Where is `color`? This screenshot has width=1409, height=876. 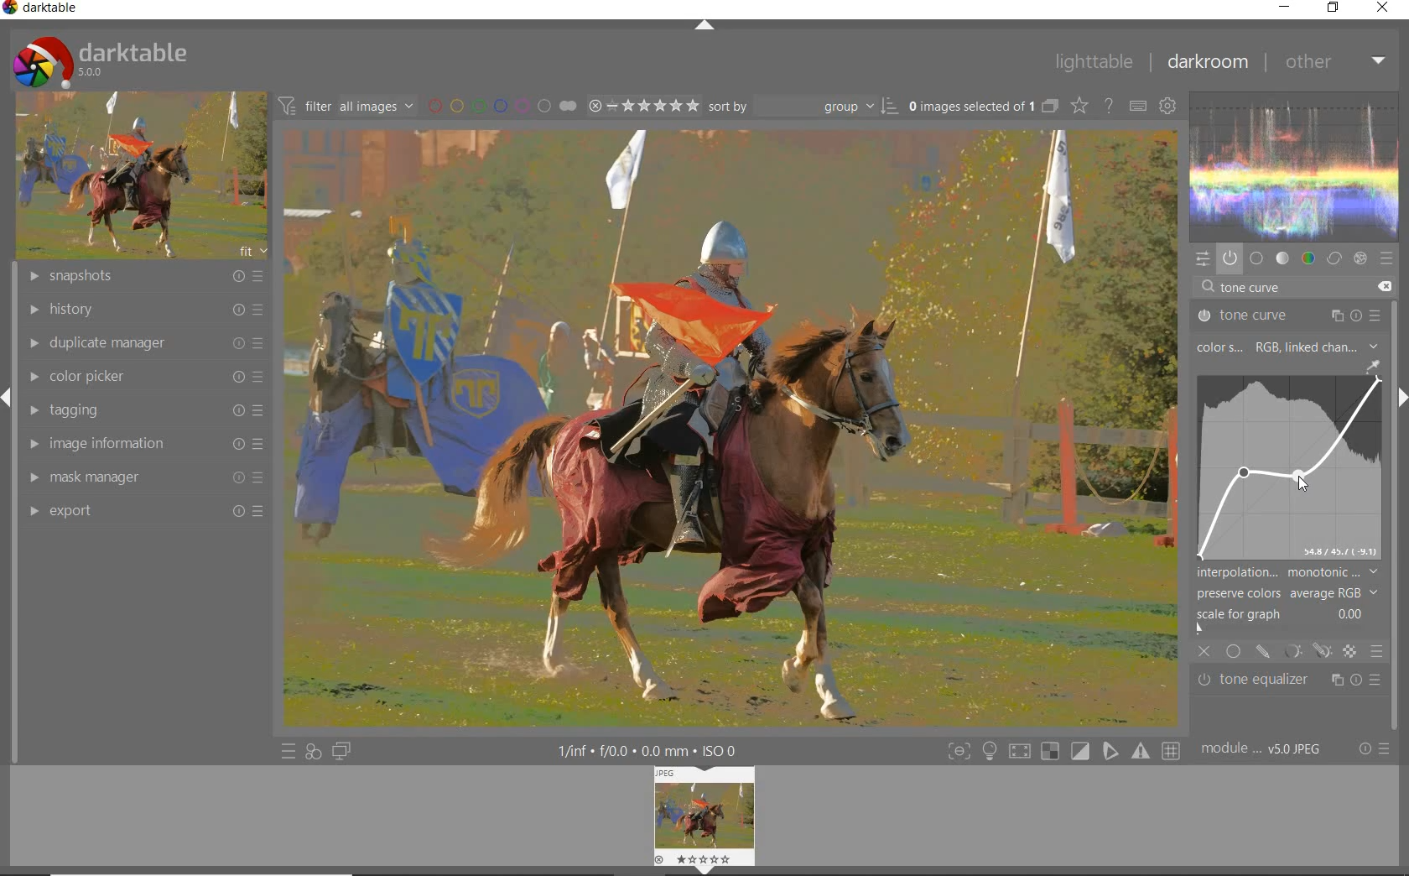 color is located at coordinates (1309, 258).